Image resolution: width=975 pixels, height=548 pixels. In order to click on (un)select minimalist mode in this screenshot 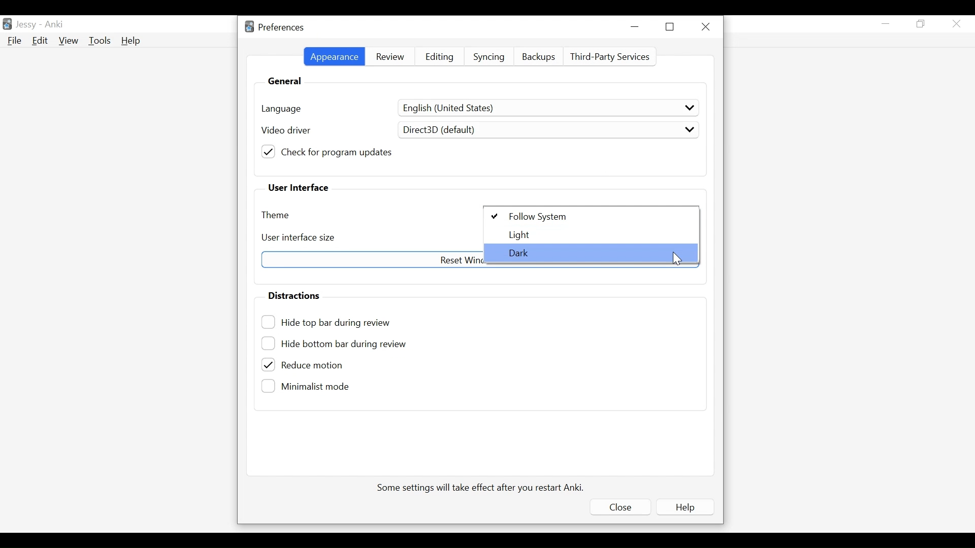, I will do `click(308, 386)`.